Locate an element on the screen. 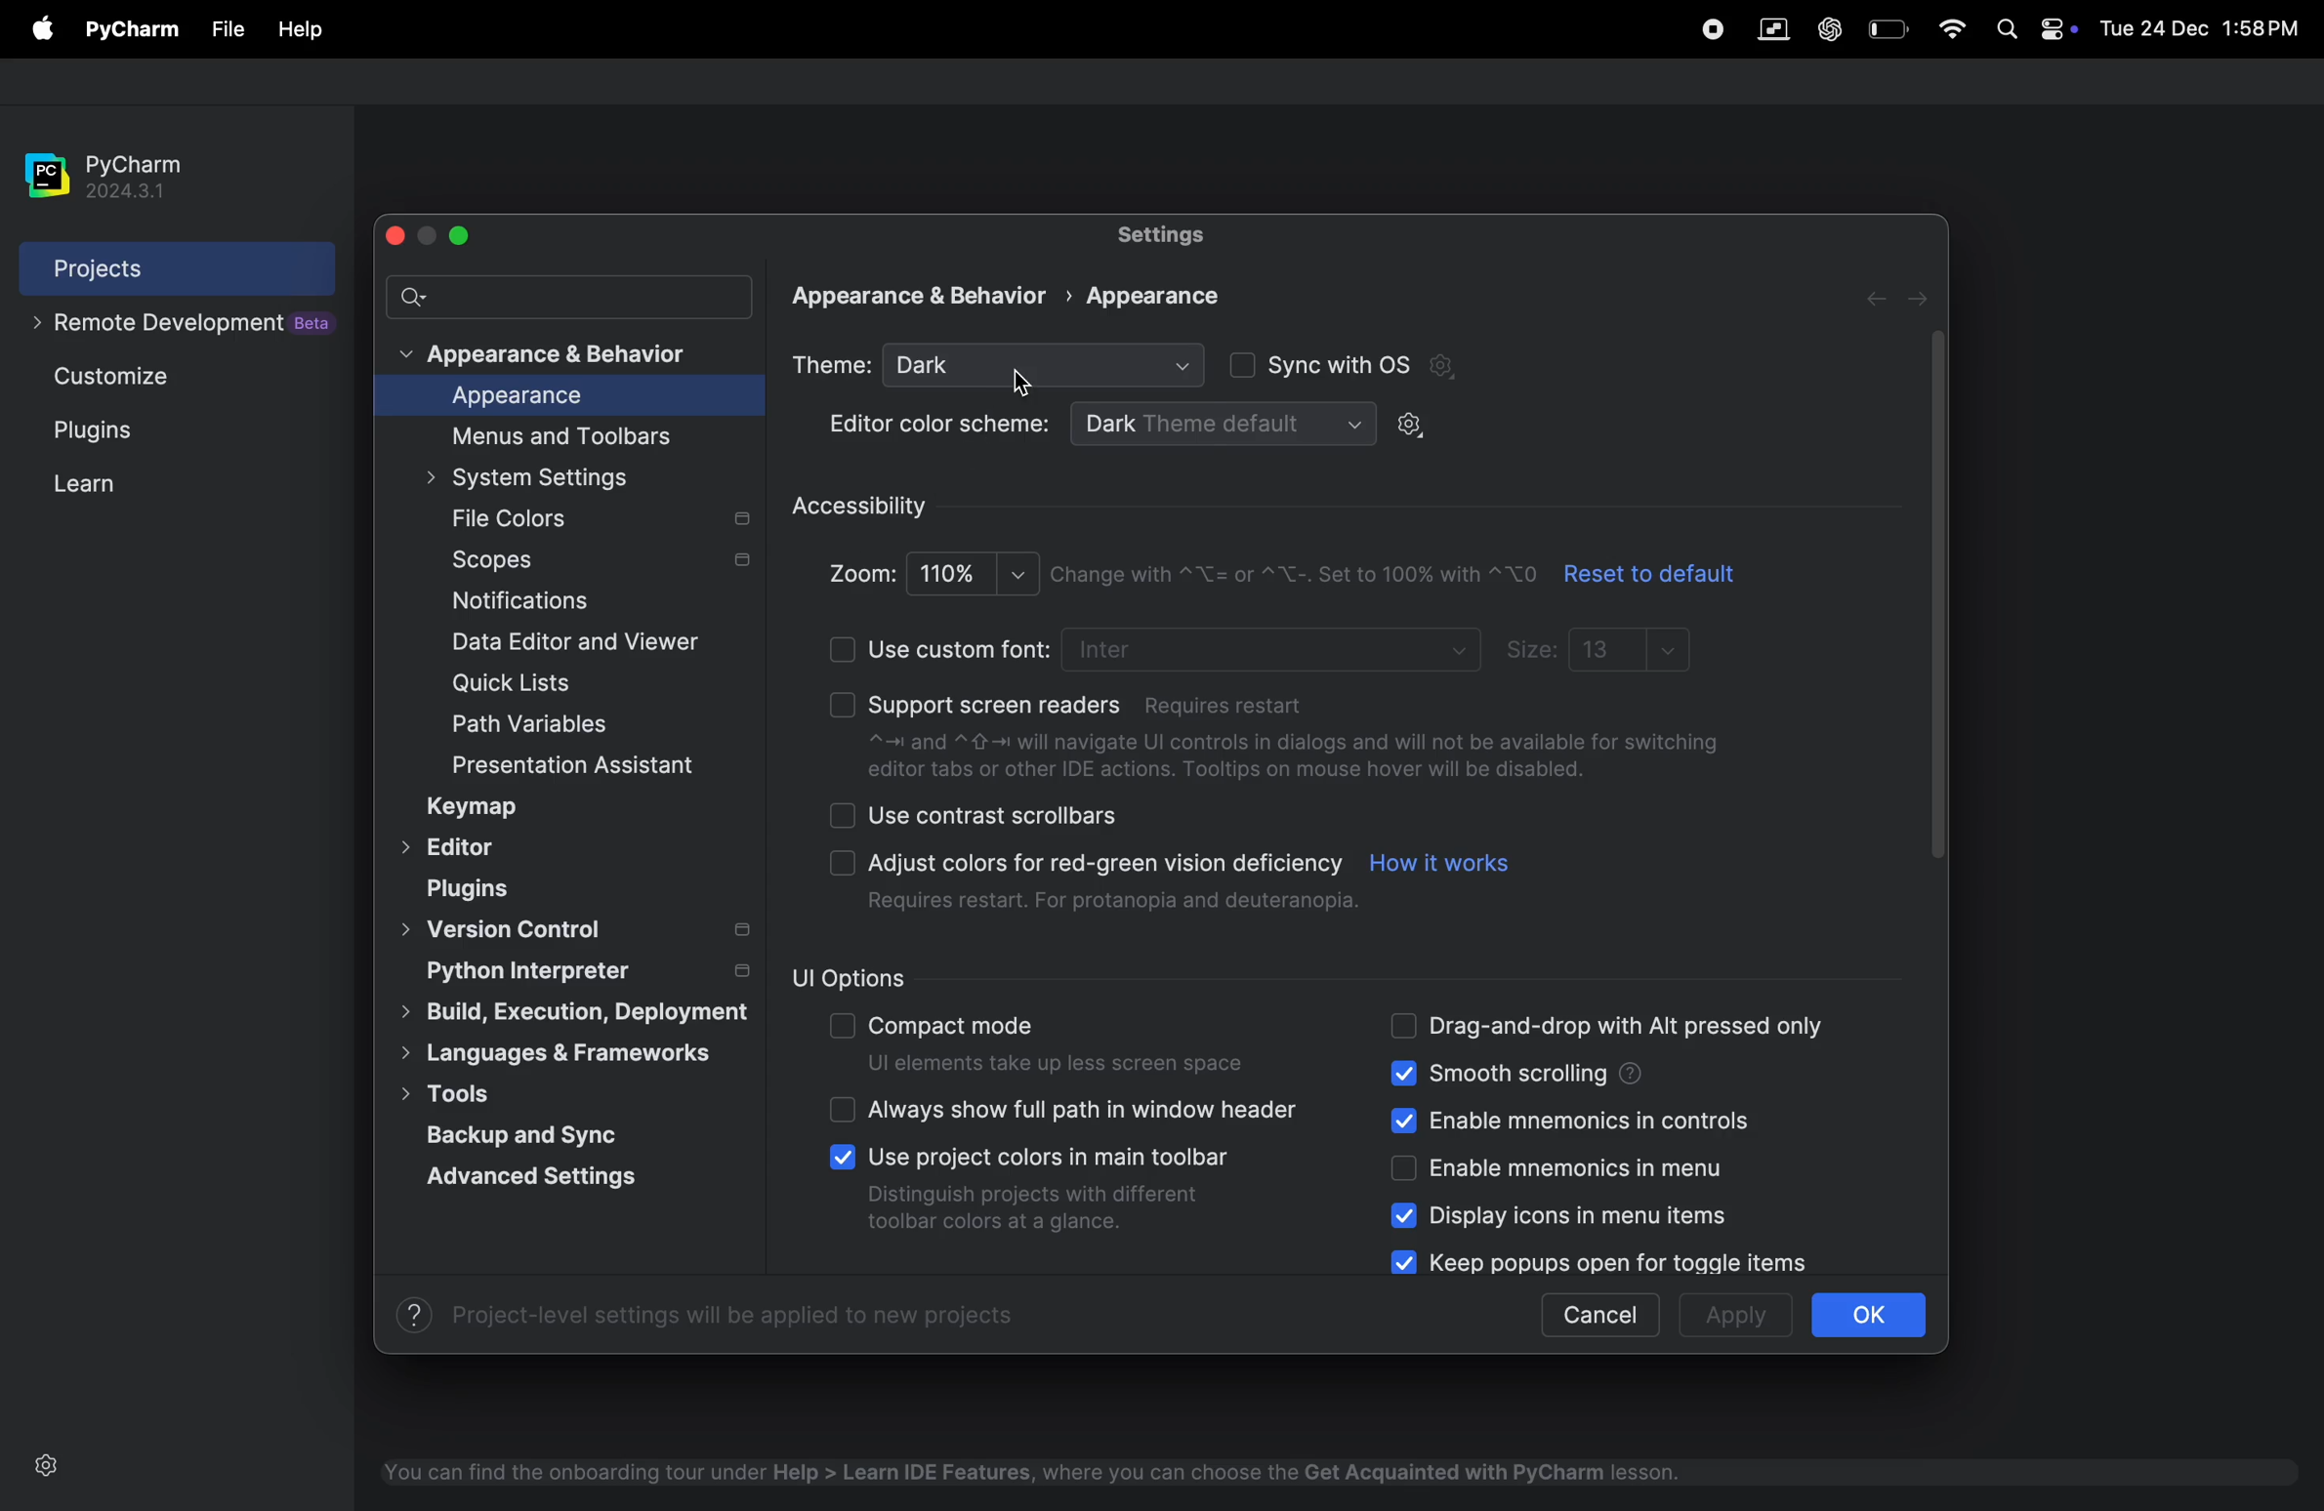  close is located at coordinates (401, 235).